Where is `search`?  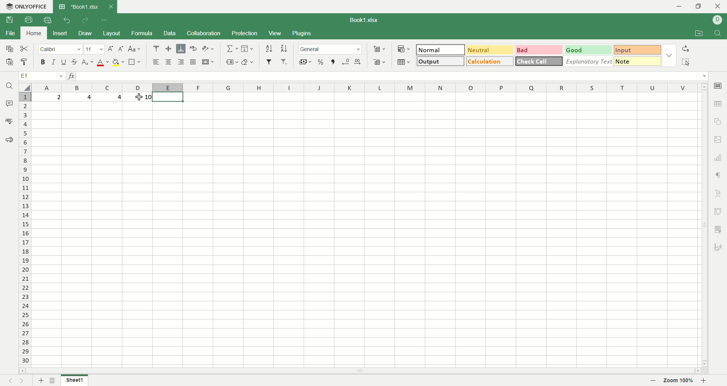 search is located at coordinates (8, 87).